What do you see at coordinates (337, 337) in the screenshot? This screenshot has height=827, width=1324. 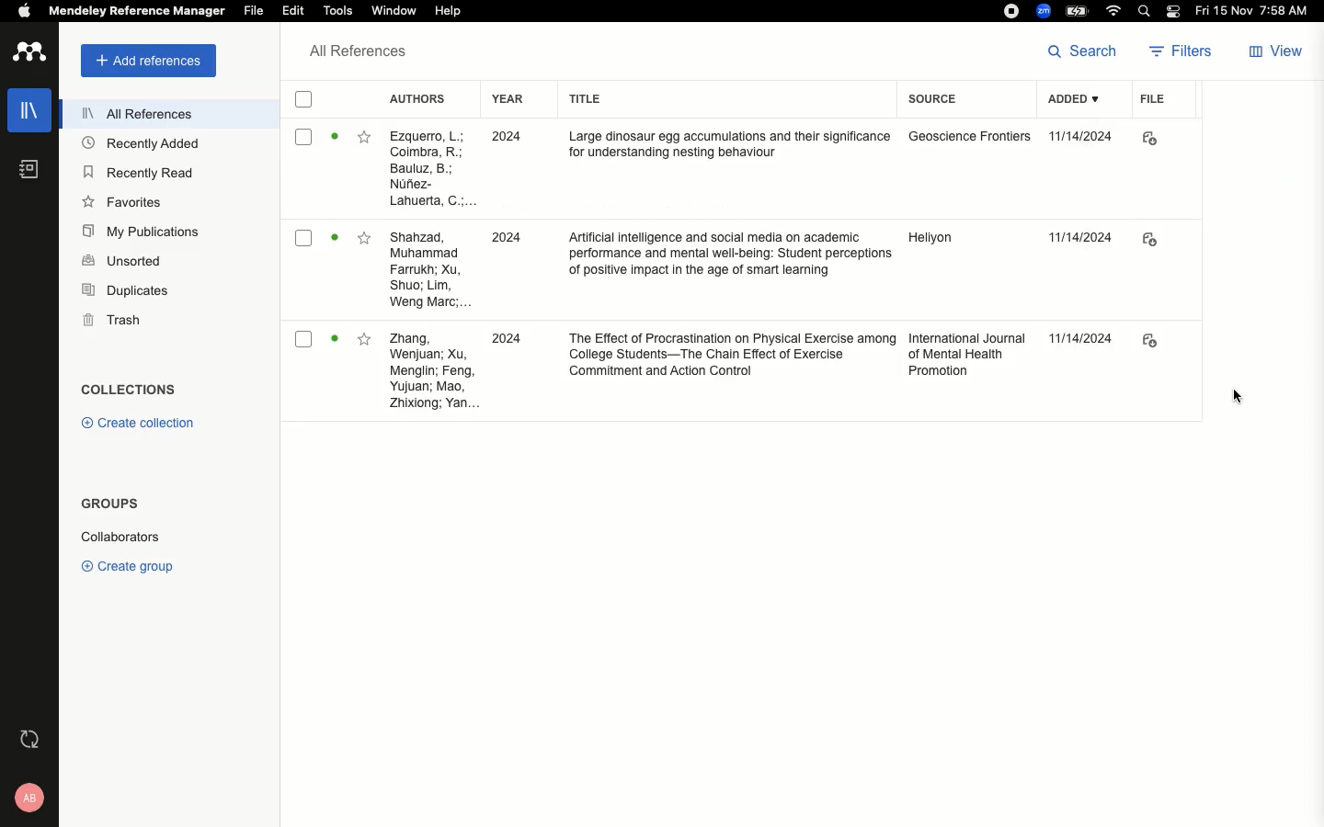 I see `Active` at bounding box center [337, 337].